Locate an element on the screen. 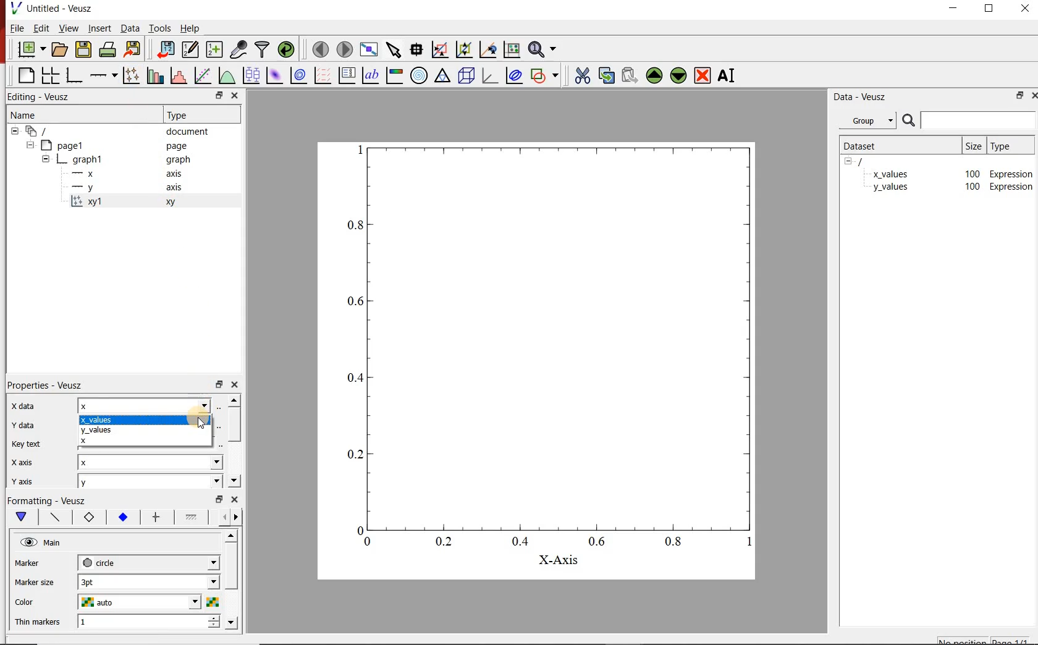  Marker size is located at coordinates (33, 583).